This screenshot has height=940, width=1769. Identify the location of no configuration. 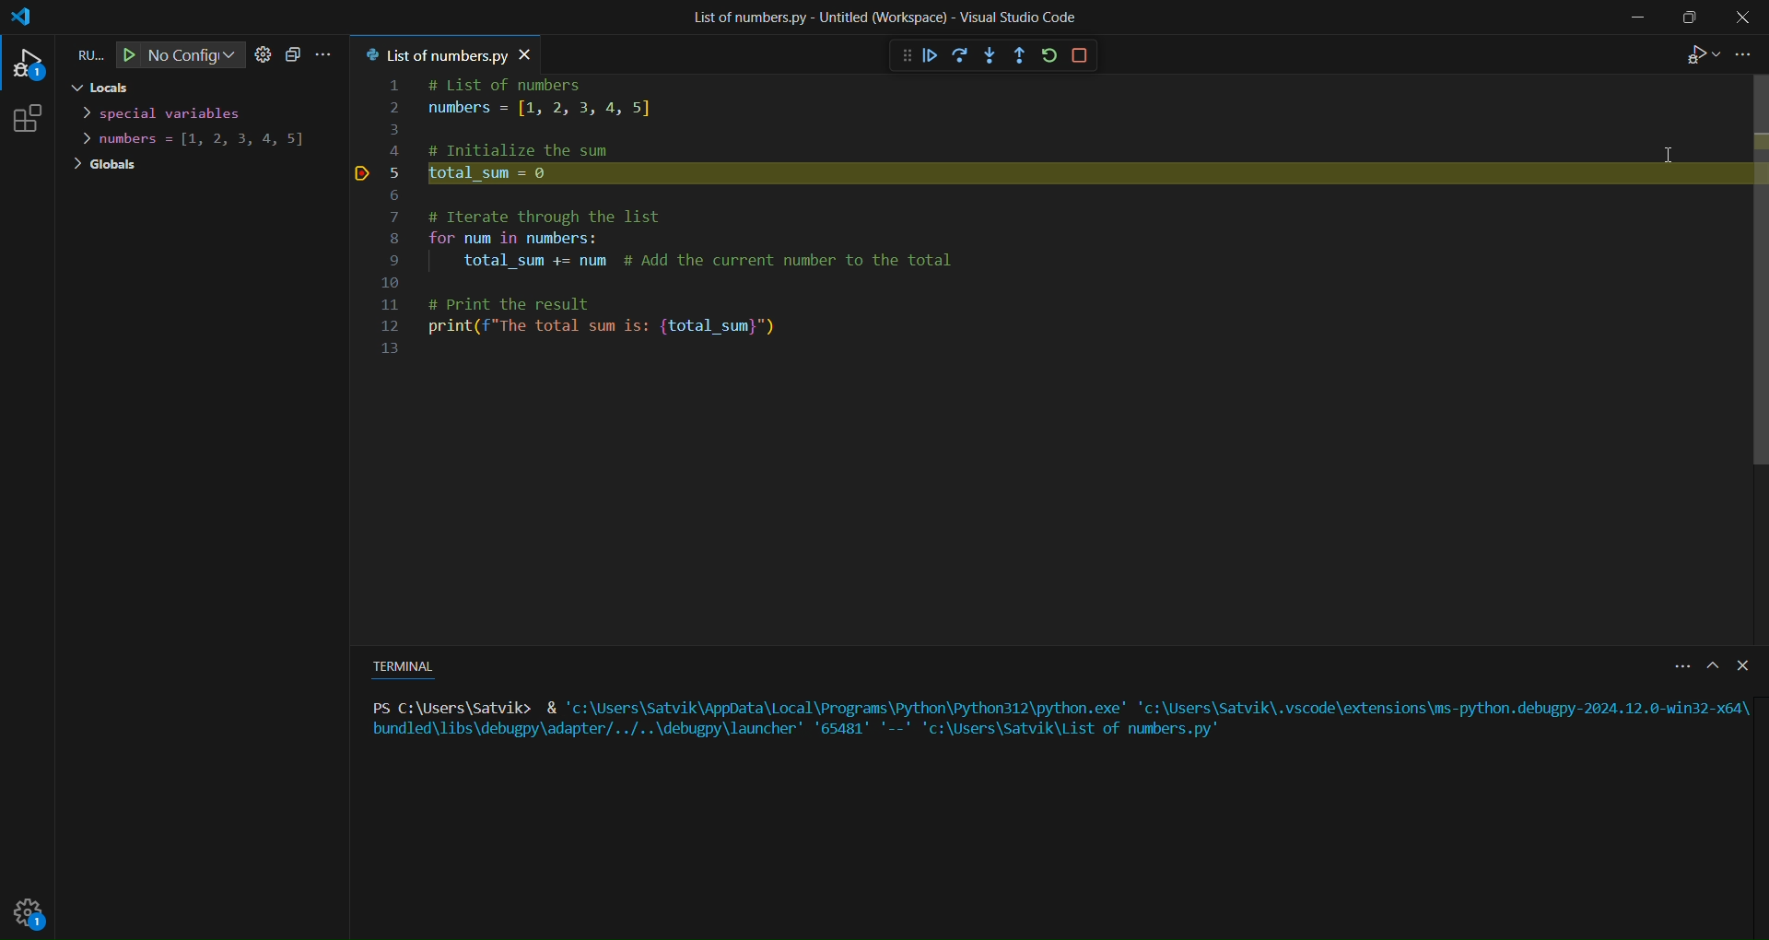
(195, 56).